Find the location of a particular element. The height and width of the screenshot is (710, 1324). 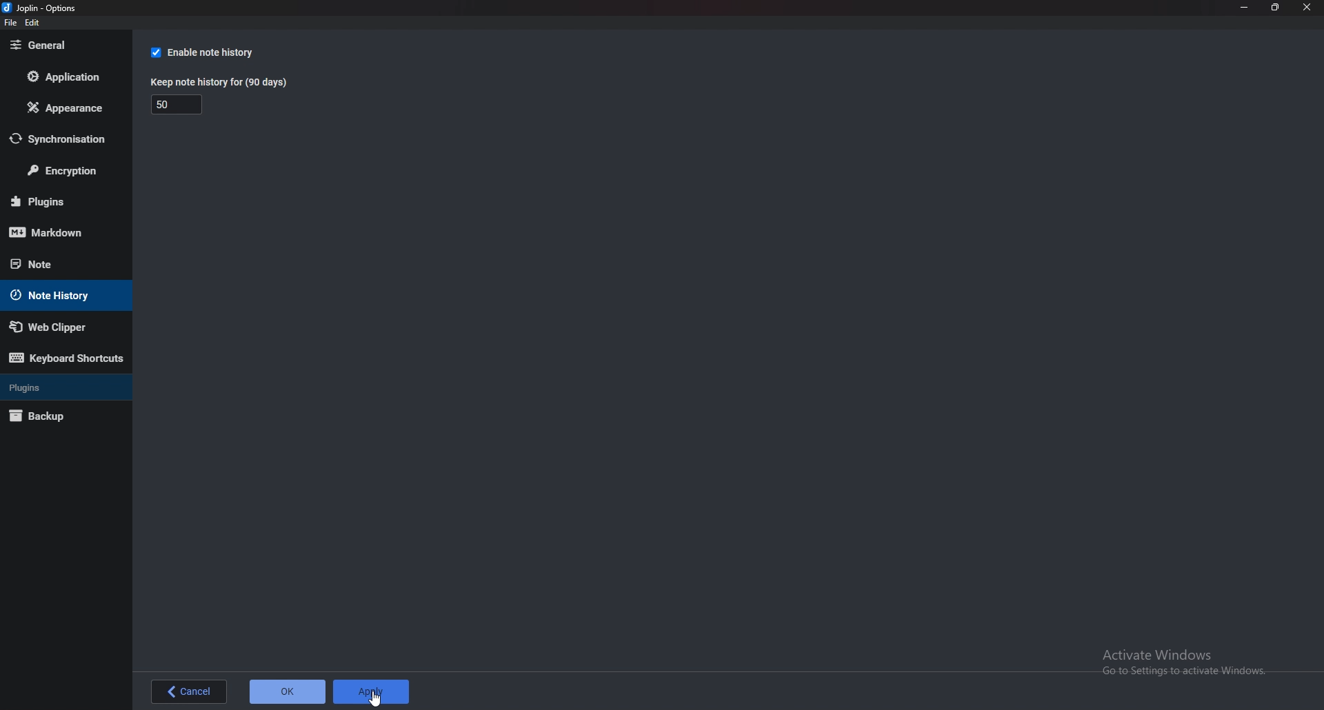

back is located at coordinates (190, 692).